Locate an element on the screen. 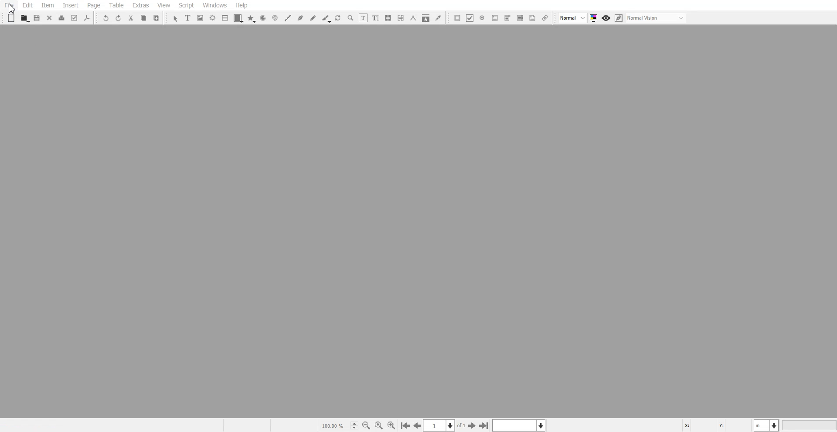  Select current zoom is located at coordinates (339, 425).